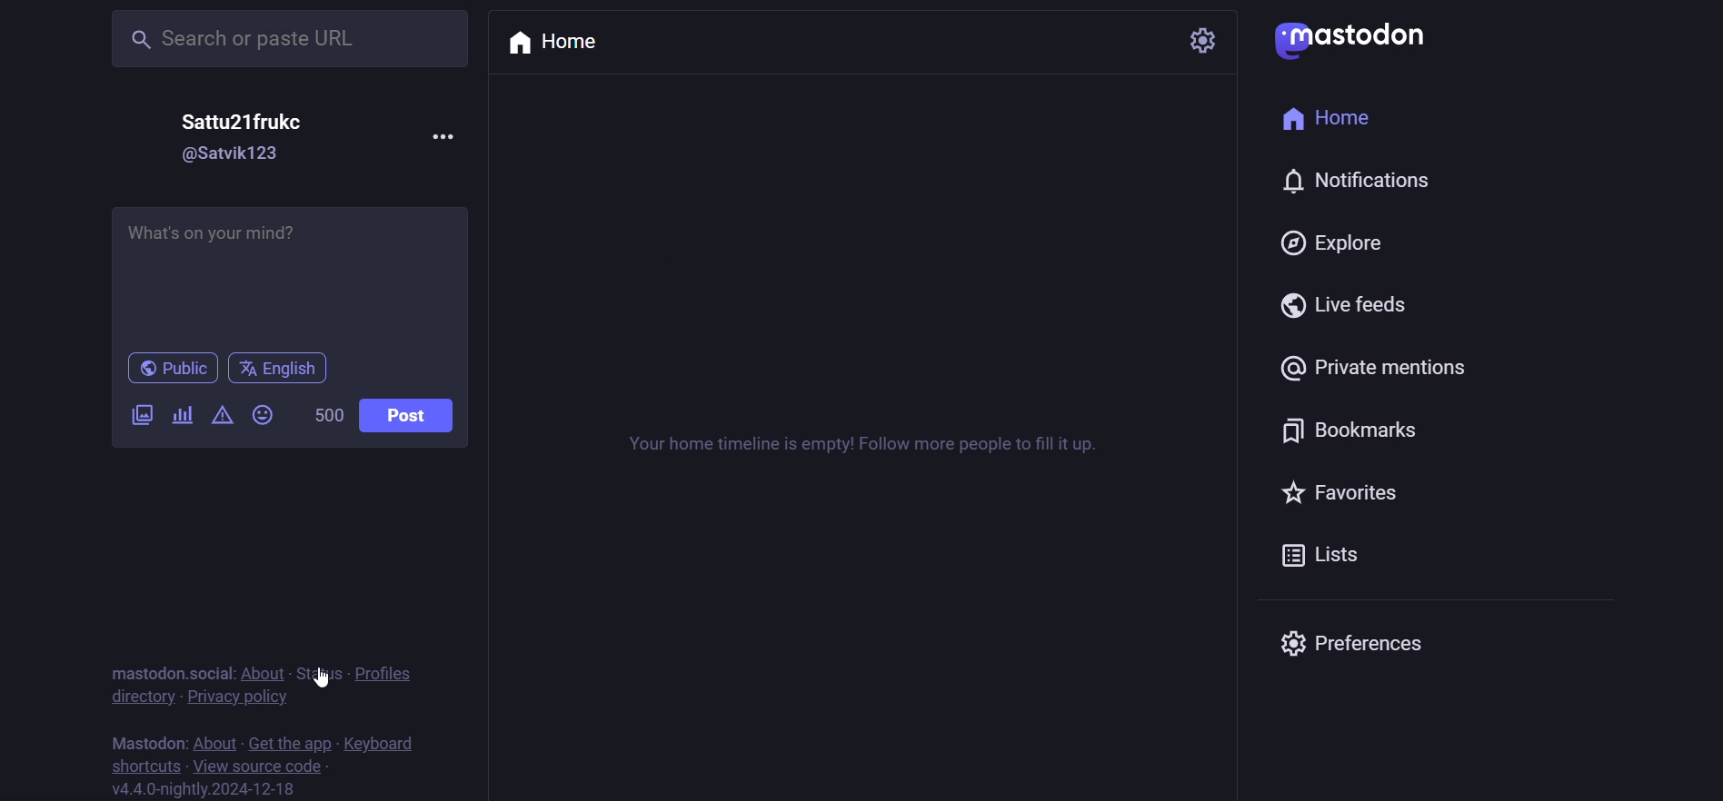 The image size is (1723, 801). I want to click on private mention, so click(1380, 369).